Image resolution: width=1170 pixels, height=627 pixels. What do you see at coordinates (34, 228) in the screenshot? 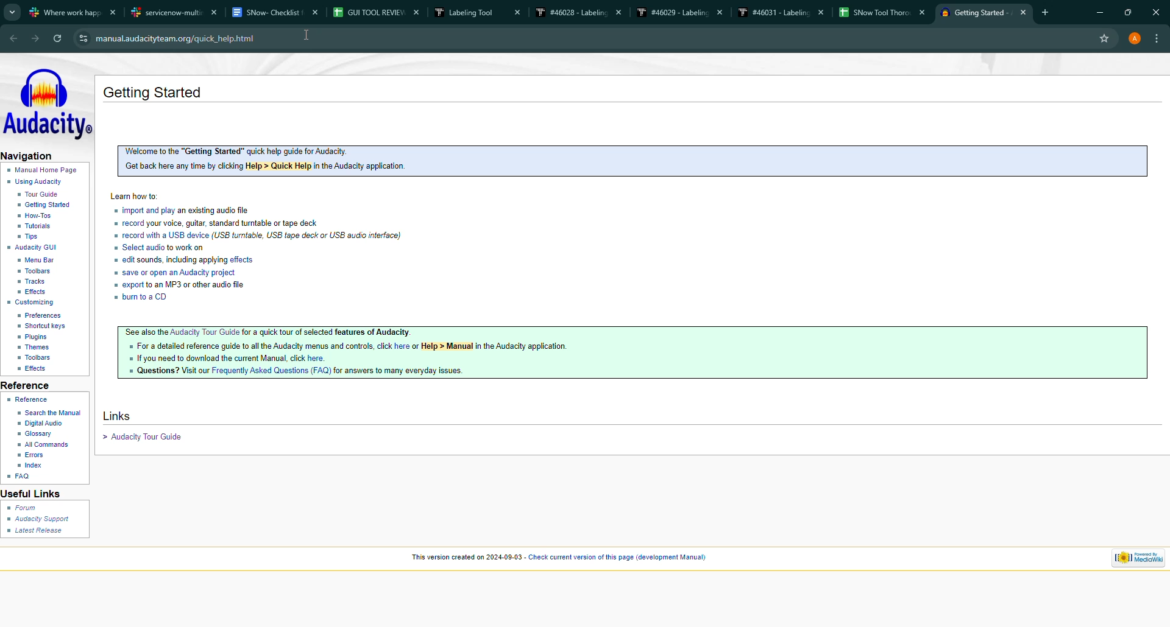
I see `tutorial` at bounding box center [34, 228].